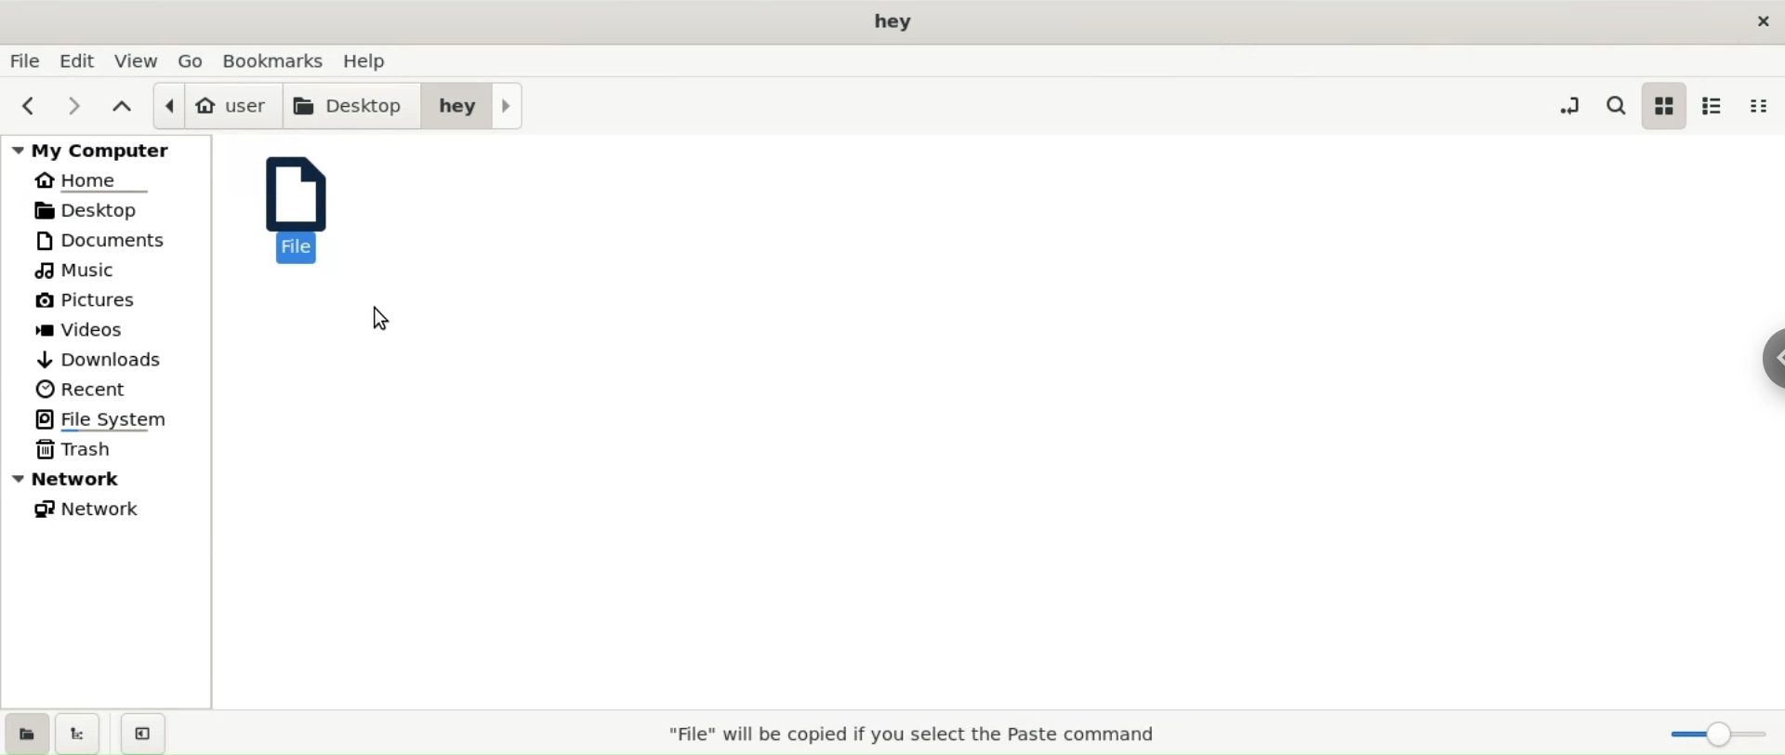 The width and height of the screenshot is (1785, 755). I want to click on zoom, so click(1711, 732).